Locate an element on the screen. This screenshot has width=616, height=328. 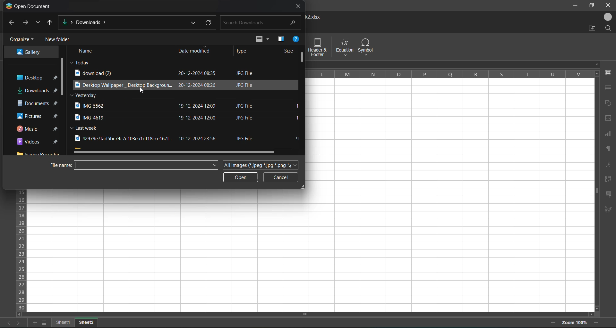
text is located at coordinates (609, 164).